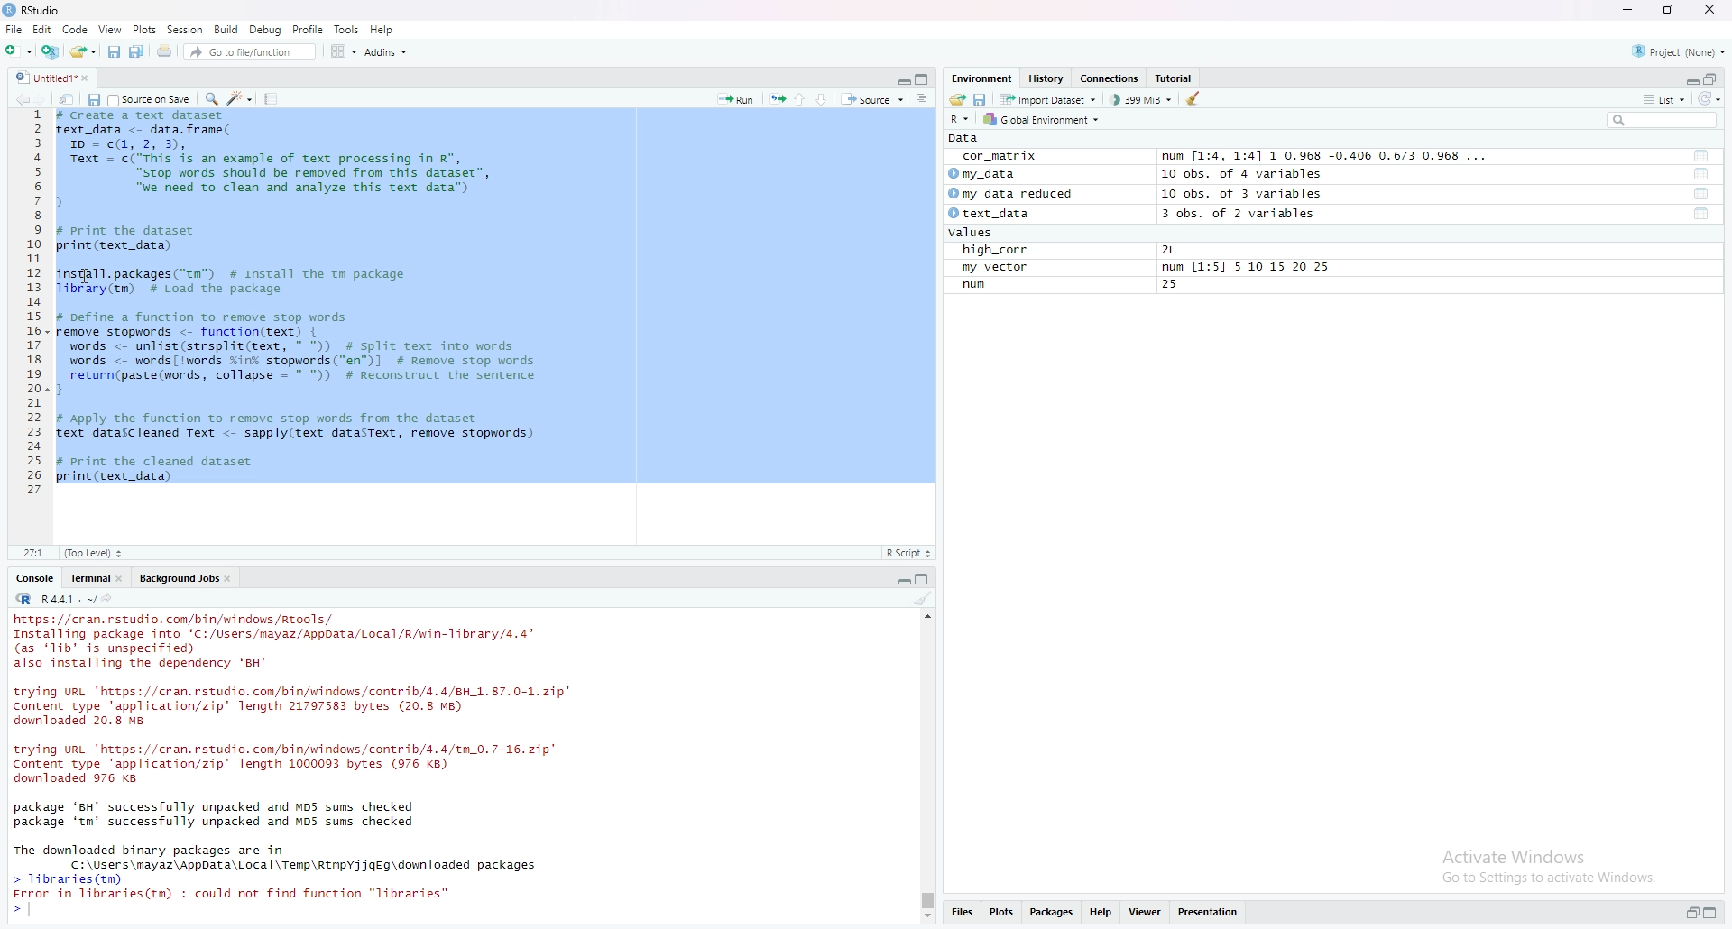  Describe the element at coordinates (925, 579) in the screenshot. I see `collapse` at that location.